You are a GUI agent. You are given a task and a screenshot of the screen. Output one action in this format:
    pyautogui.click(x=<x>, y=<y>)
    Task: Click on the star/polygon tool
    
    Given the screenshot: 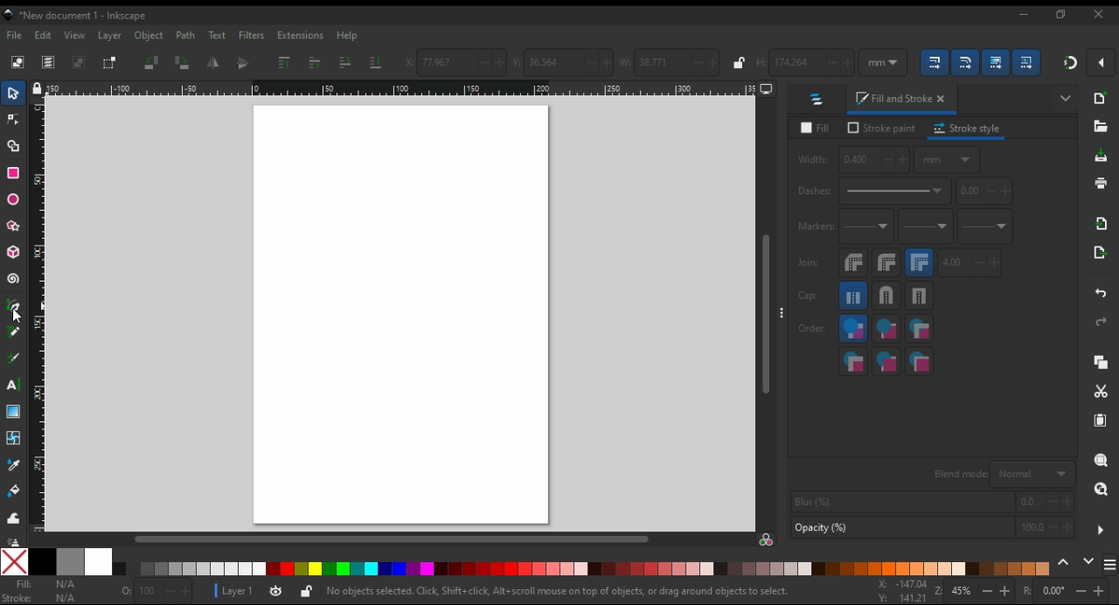 What is the action you would take?
    pyautogui.click(x=15, y=227)
    